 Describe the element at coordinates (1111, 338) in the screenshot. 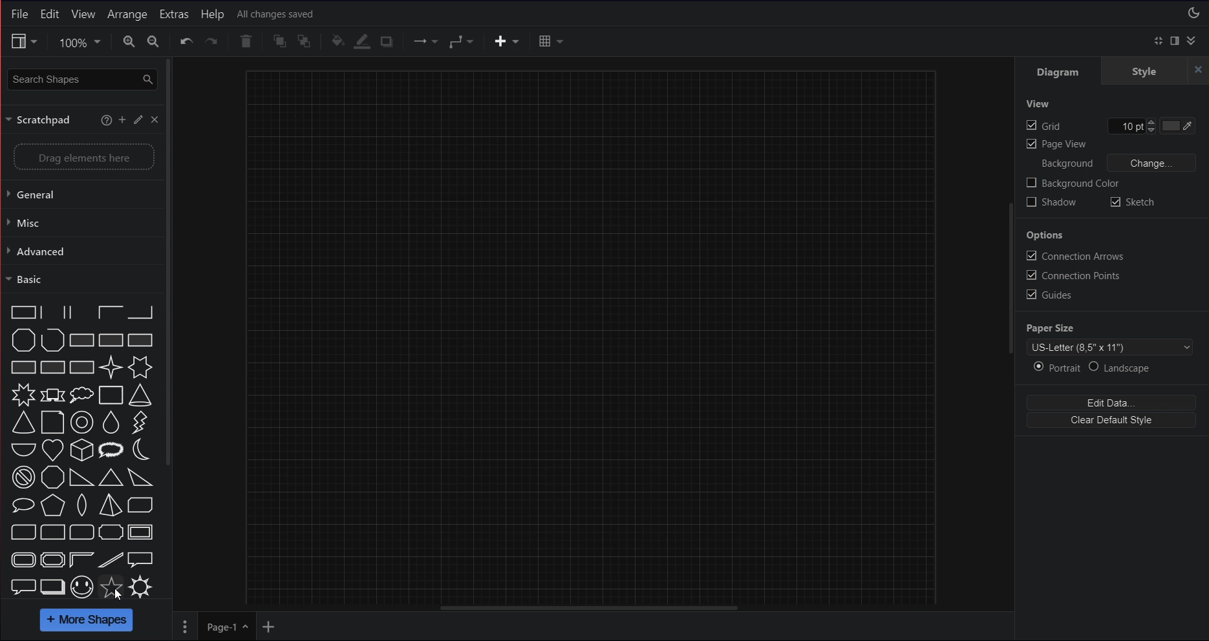

I see `Paper Size Adjuster` at that location.